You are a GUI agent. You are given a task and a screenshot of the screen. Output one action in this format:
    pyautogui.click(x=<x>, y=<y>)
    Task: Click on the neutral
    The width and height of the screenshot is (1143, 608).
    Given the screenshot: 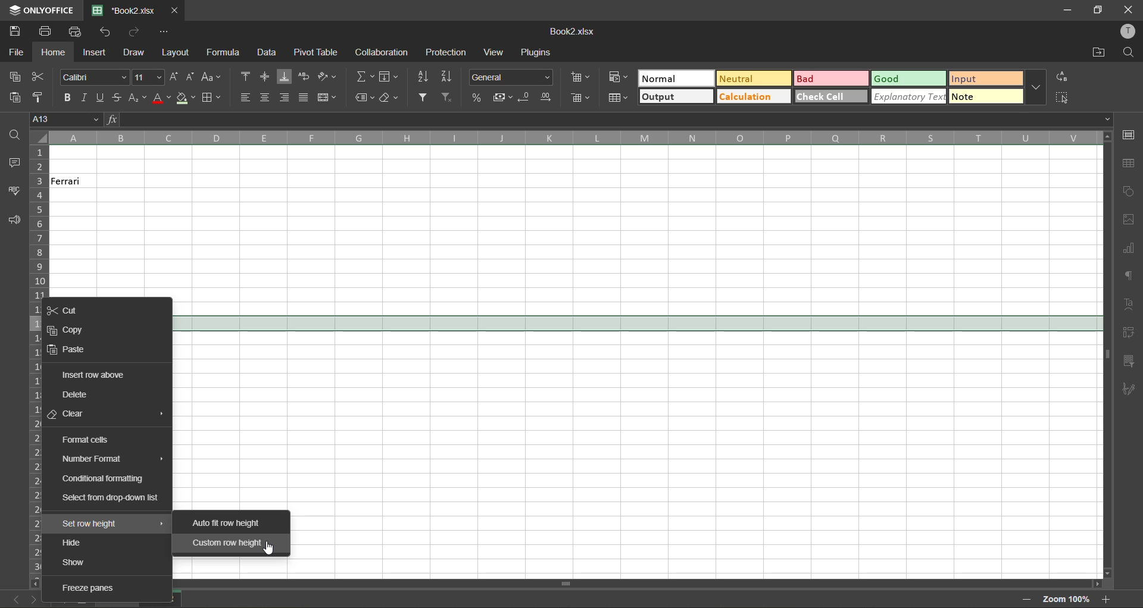 What is the action you would take?
    pyautogui.click(x=757, y=79)
    